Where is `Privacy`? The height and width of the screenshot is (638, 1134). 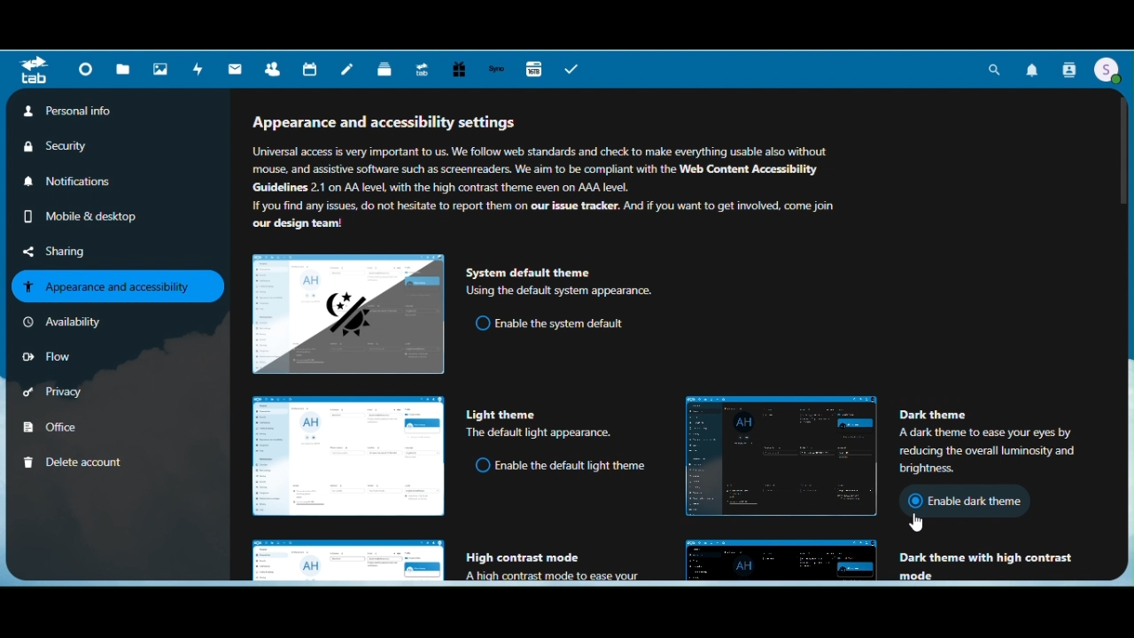
Privacy is located at coordinates (69, 390).